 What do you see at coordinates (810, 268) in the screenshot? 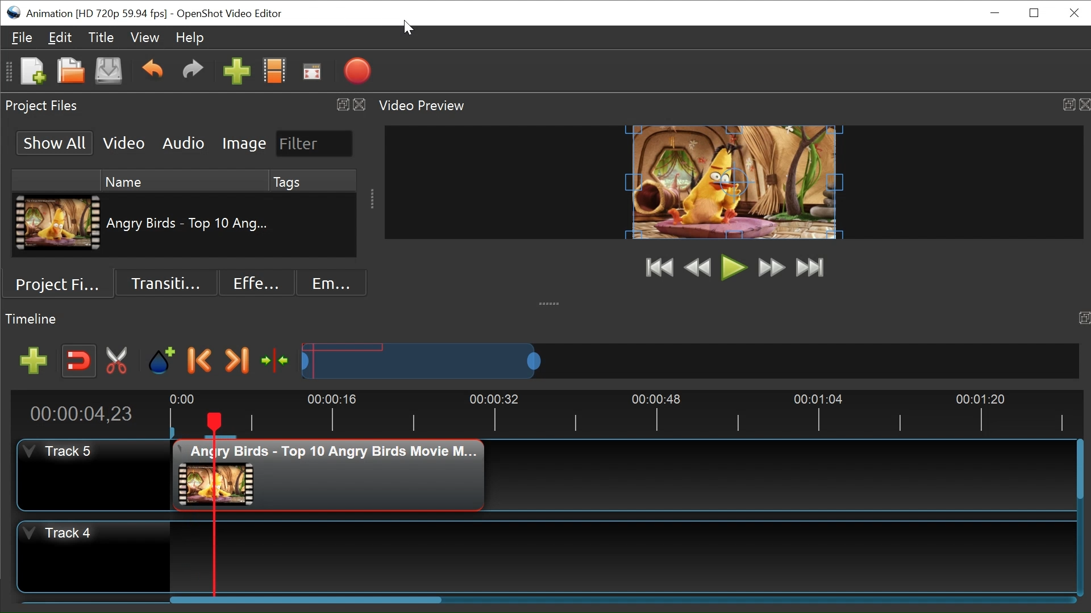
I see `Jump to Last` at bounding box center [810, 268].